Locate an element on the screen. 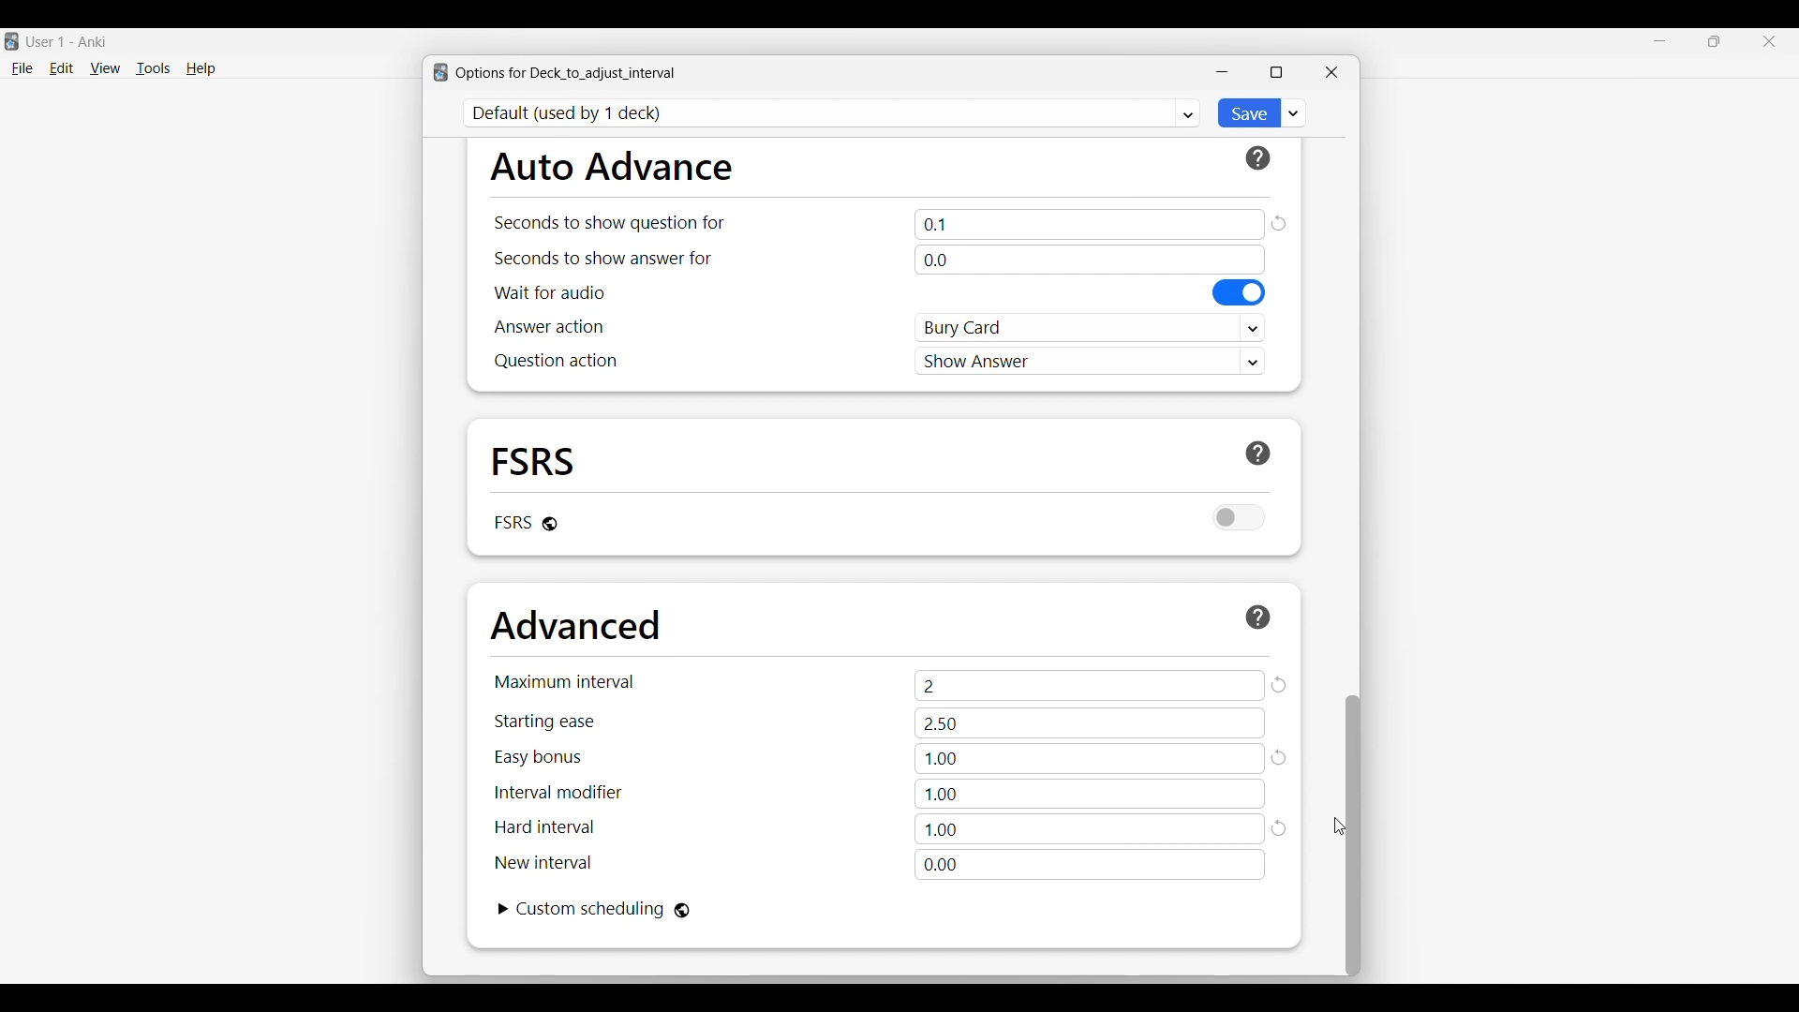 This screenshot has width=1799, height=1012. 0.0 is located at coordinates (1089, 260).